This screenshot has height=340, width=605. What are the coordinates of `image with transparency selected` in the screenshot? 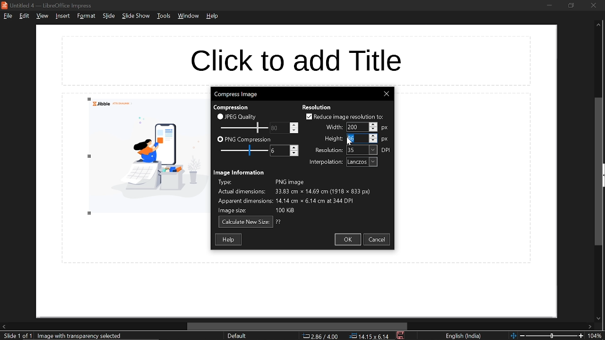 It's located at (82, 336).